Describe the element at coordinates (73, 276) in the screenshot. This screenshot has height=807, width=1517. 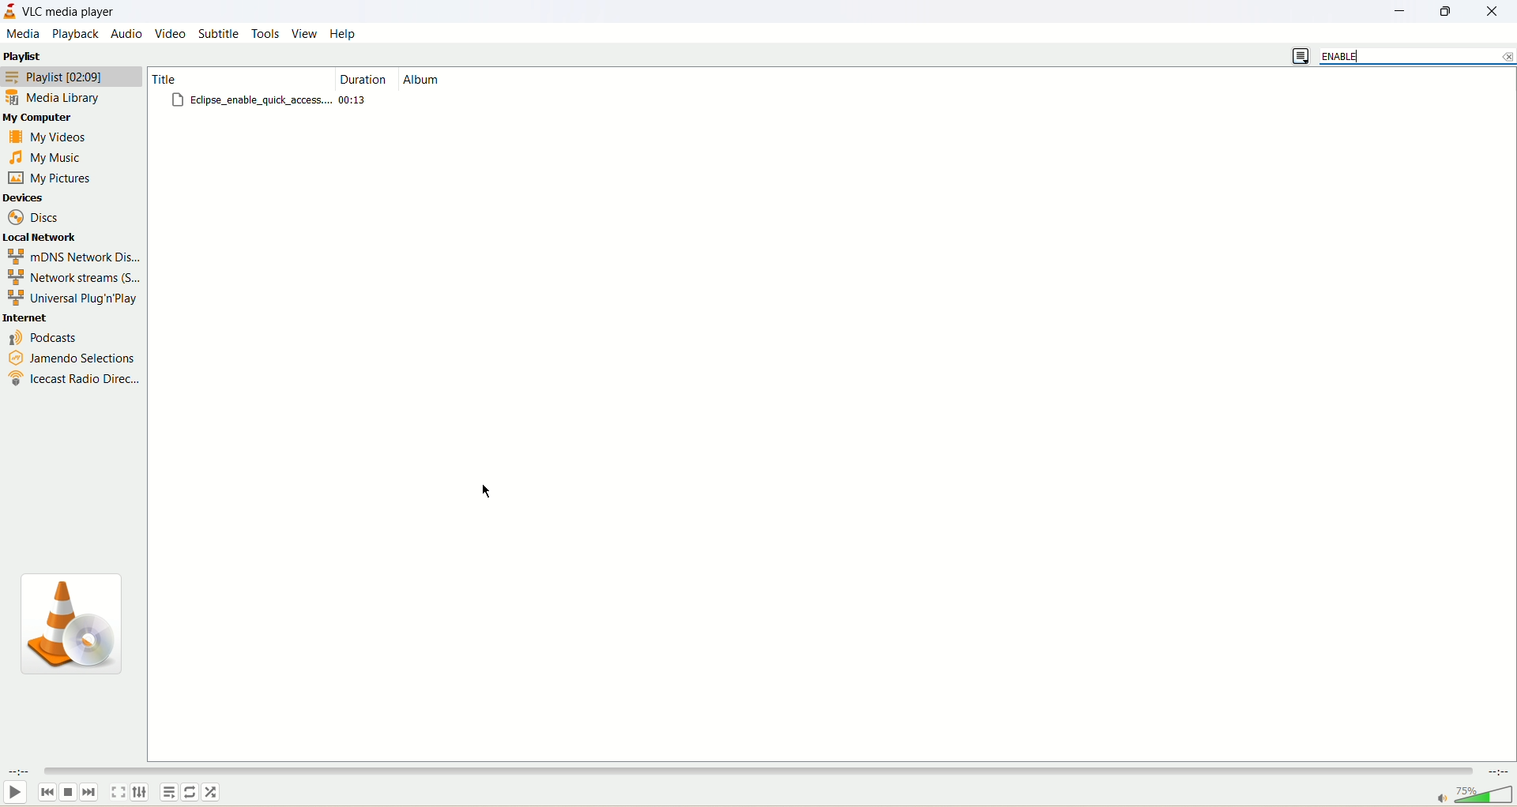
I see `network streams` at that location.